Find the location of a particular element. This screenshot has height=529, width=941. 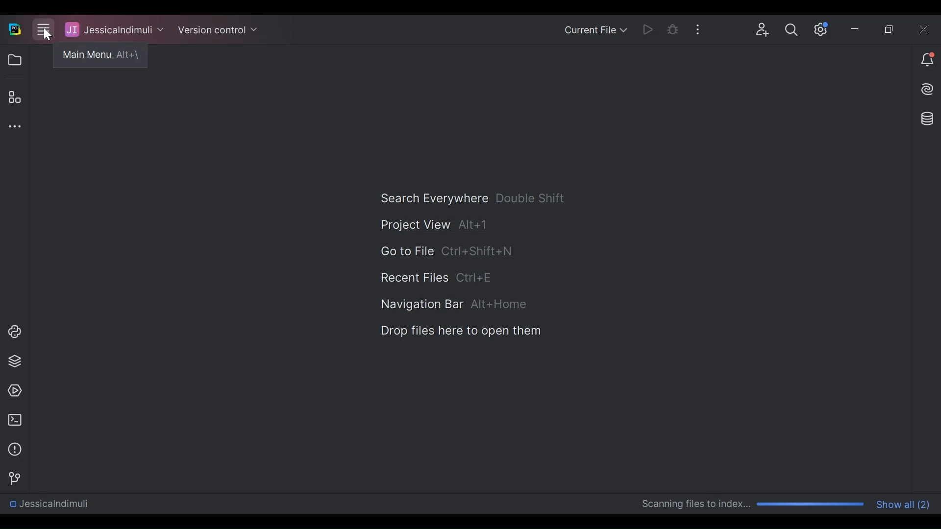

Navigation Bar is located at coordinates (454, 305).